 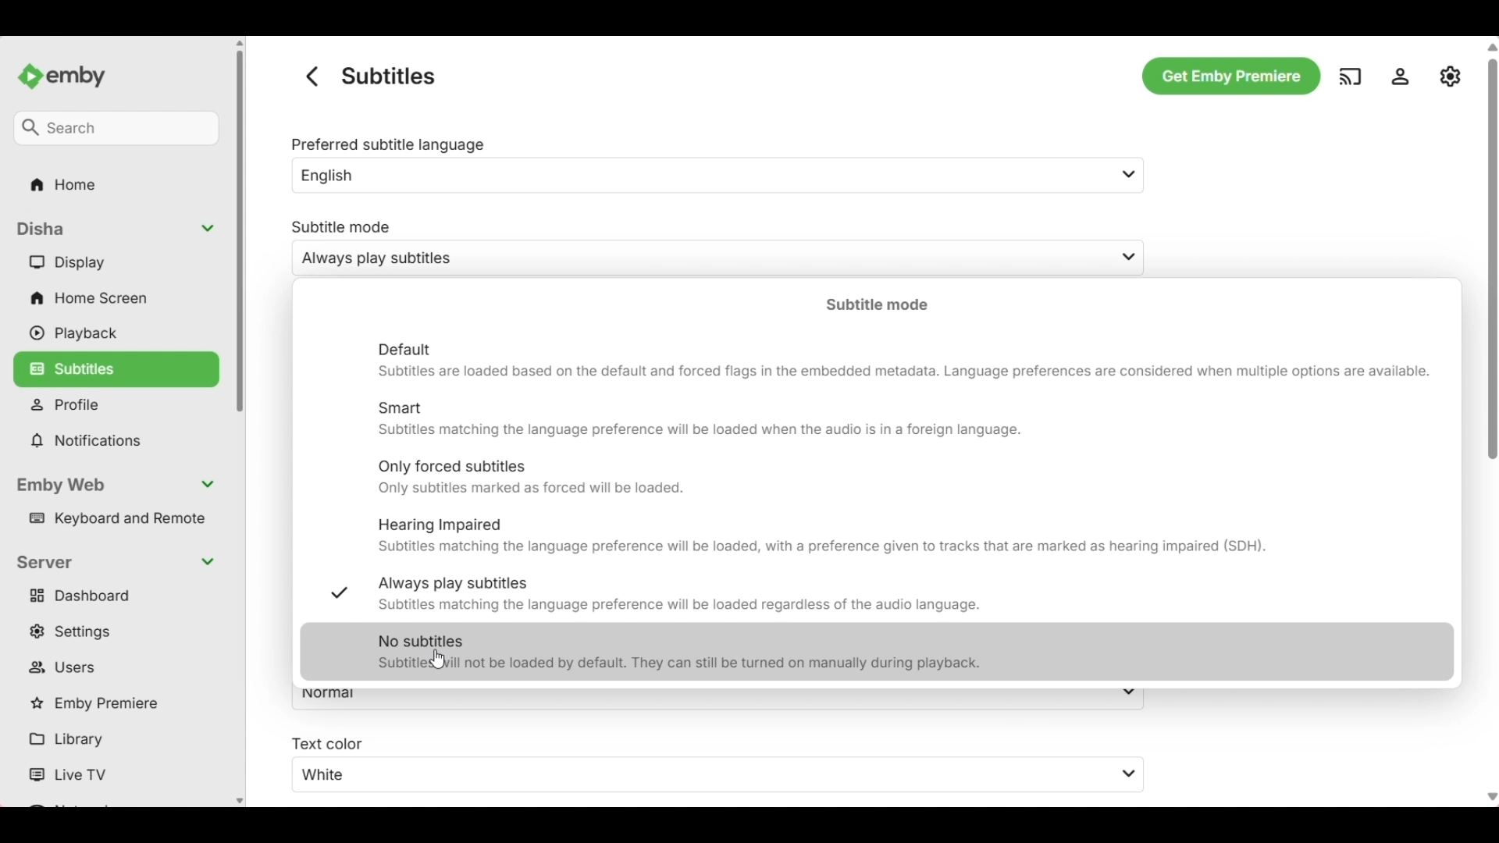 I want to click on List options in respective boxes, so click(x=1129, y=218).